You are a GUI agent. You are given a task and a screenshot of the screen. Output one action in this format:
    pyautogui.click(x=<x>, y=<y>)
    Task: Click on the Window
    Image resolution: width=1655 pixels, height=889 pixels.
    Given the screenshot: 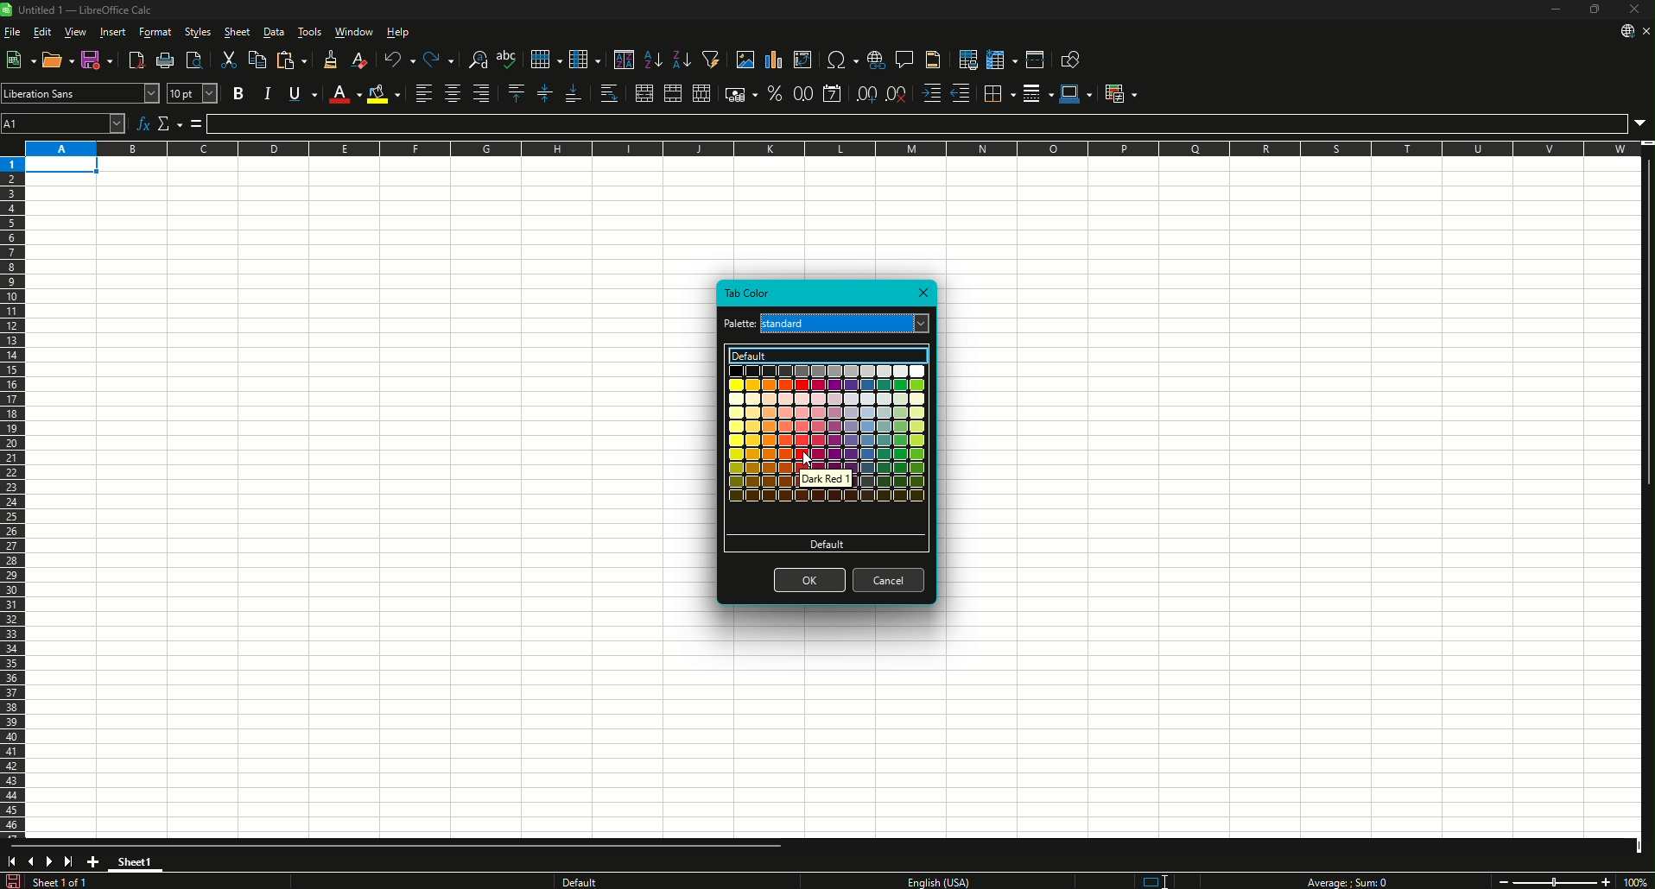 What is the action you would take?
    pyautogui.click(x=355, y=31)
    